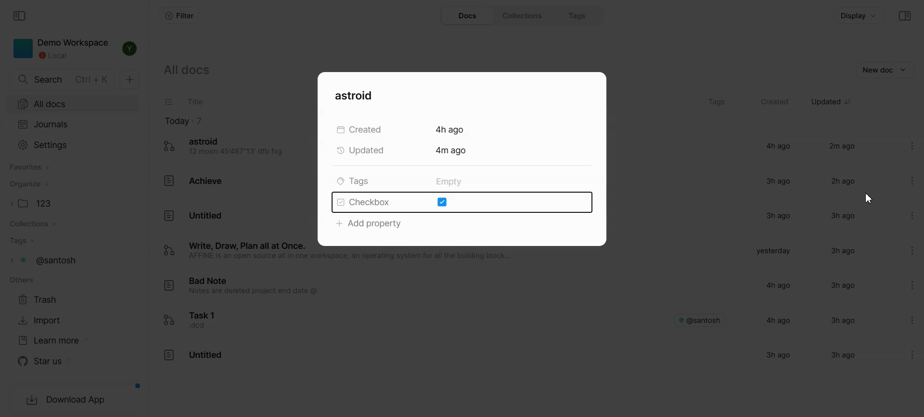 The image size is (924, 417). I want to click on Settings, so click(903, 250).